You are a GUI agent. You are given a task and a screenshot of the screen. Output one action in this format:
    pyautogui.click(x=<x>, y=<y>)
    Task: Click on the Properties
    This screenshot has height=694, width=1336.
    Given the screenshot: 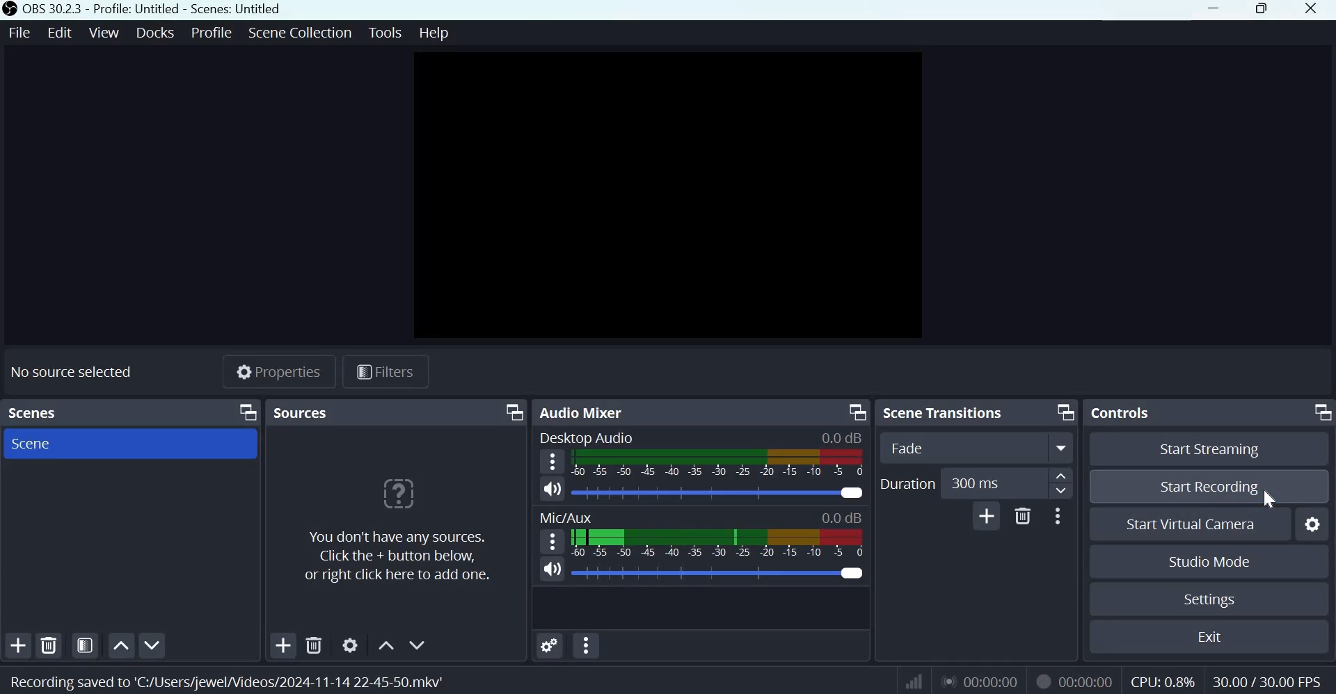 What is the action you would take?
    pyautogui.click(x=279, y=371)
    